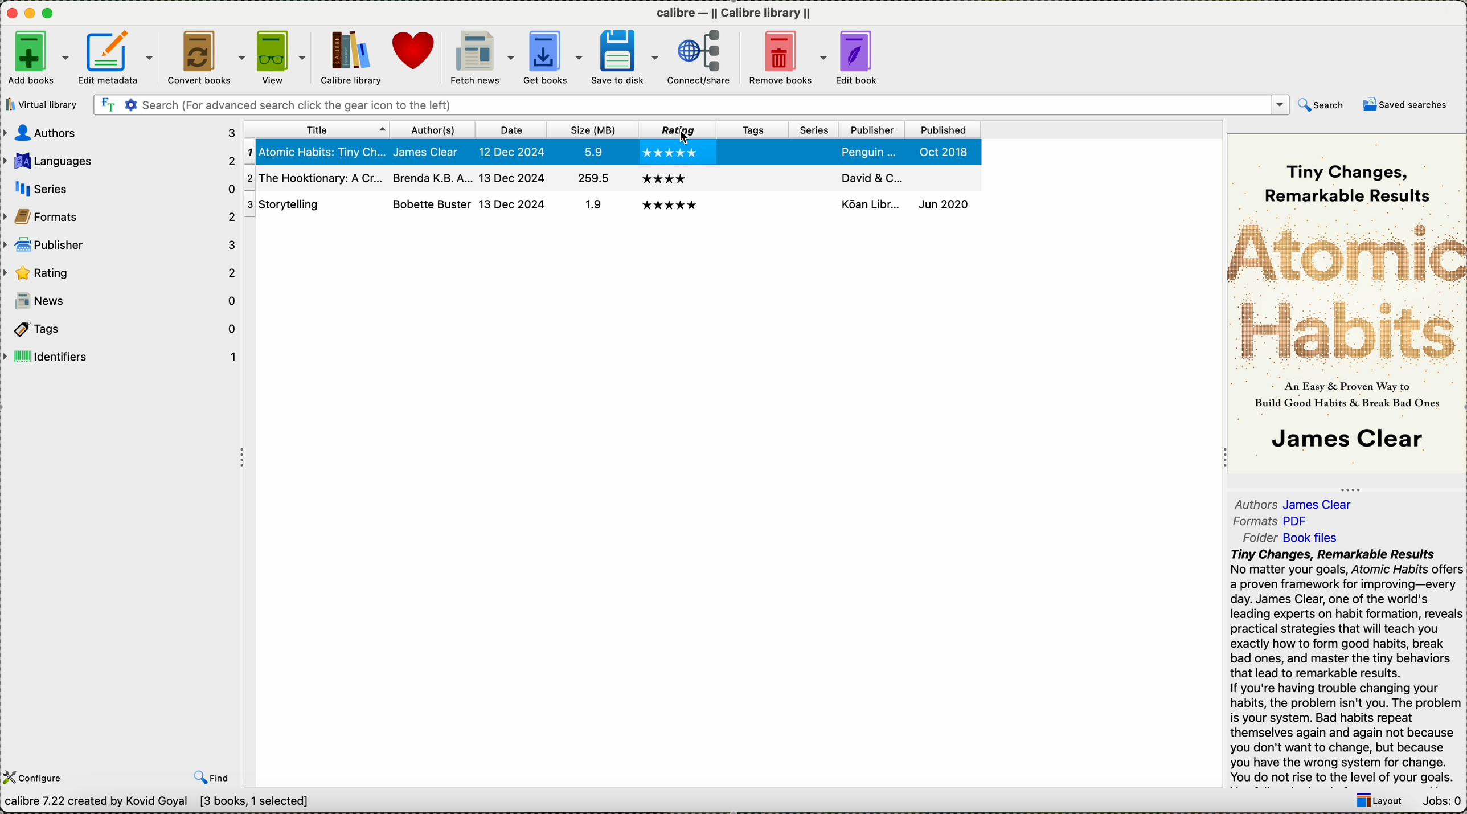  What do you see at coordinates (554, 58) in the screenshot?
I see `get books` at bounding box center [554, 58].